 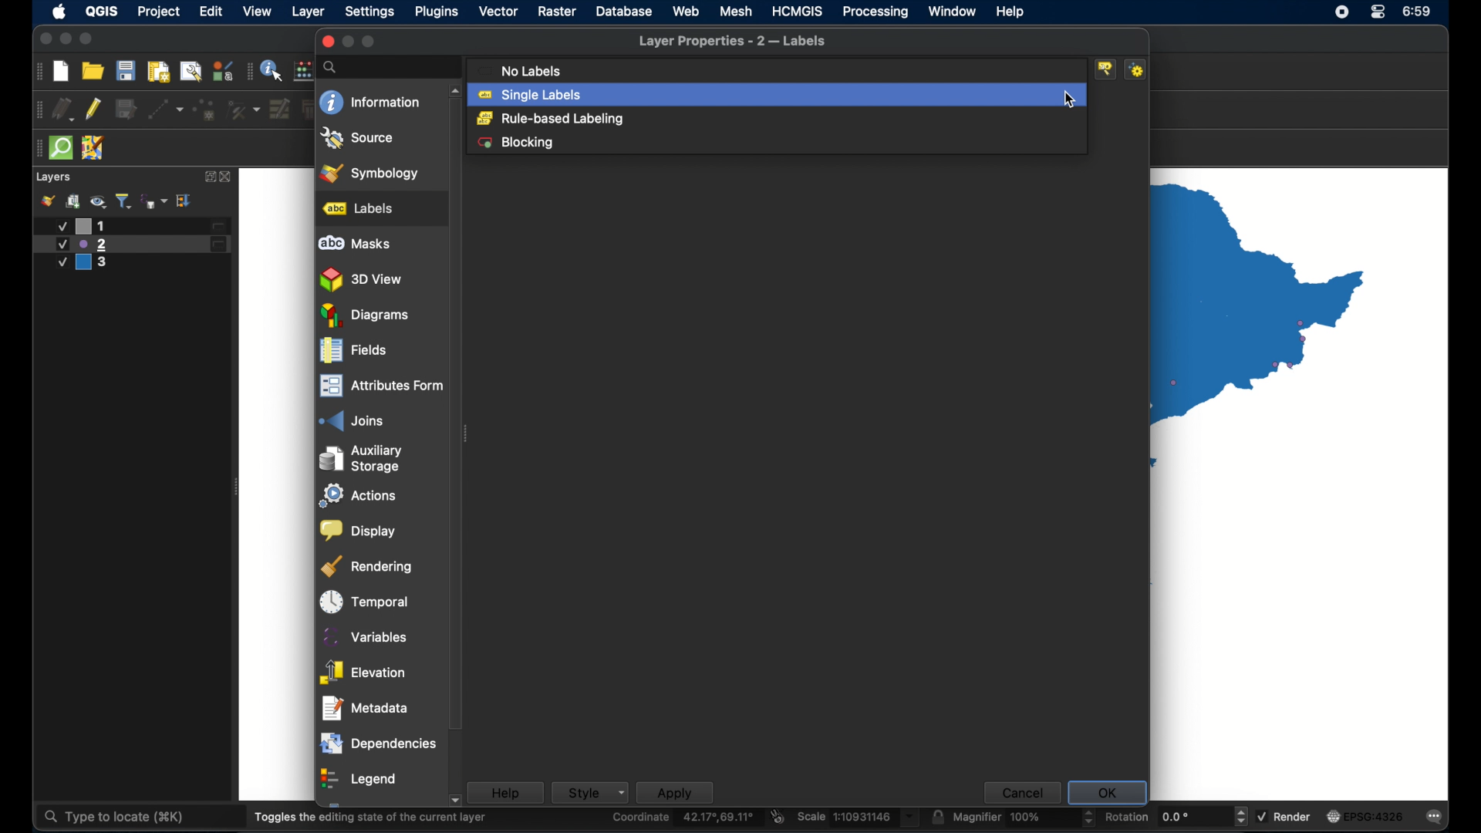 I want to click on configure project labelling tools, so click(x=1107, y=69).